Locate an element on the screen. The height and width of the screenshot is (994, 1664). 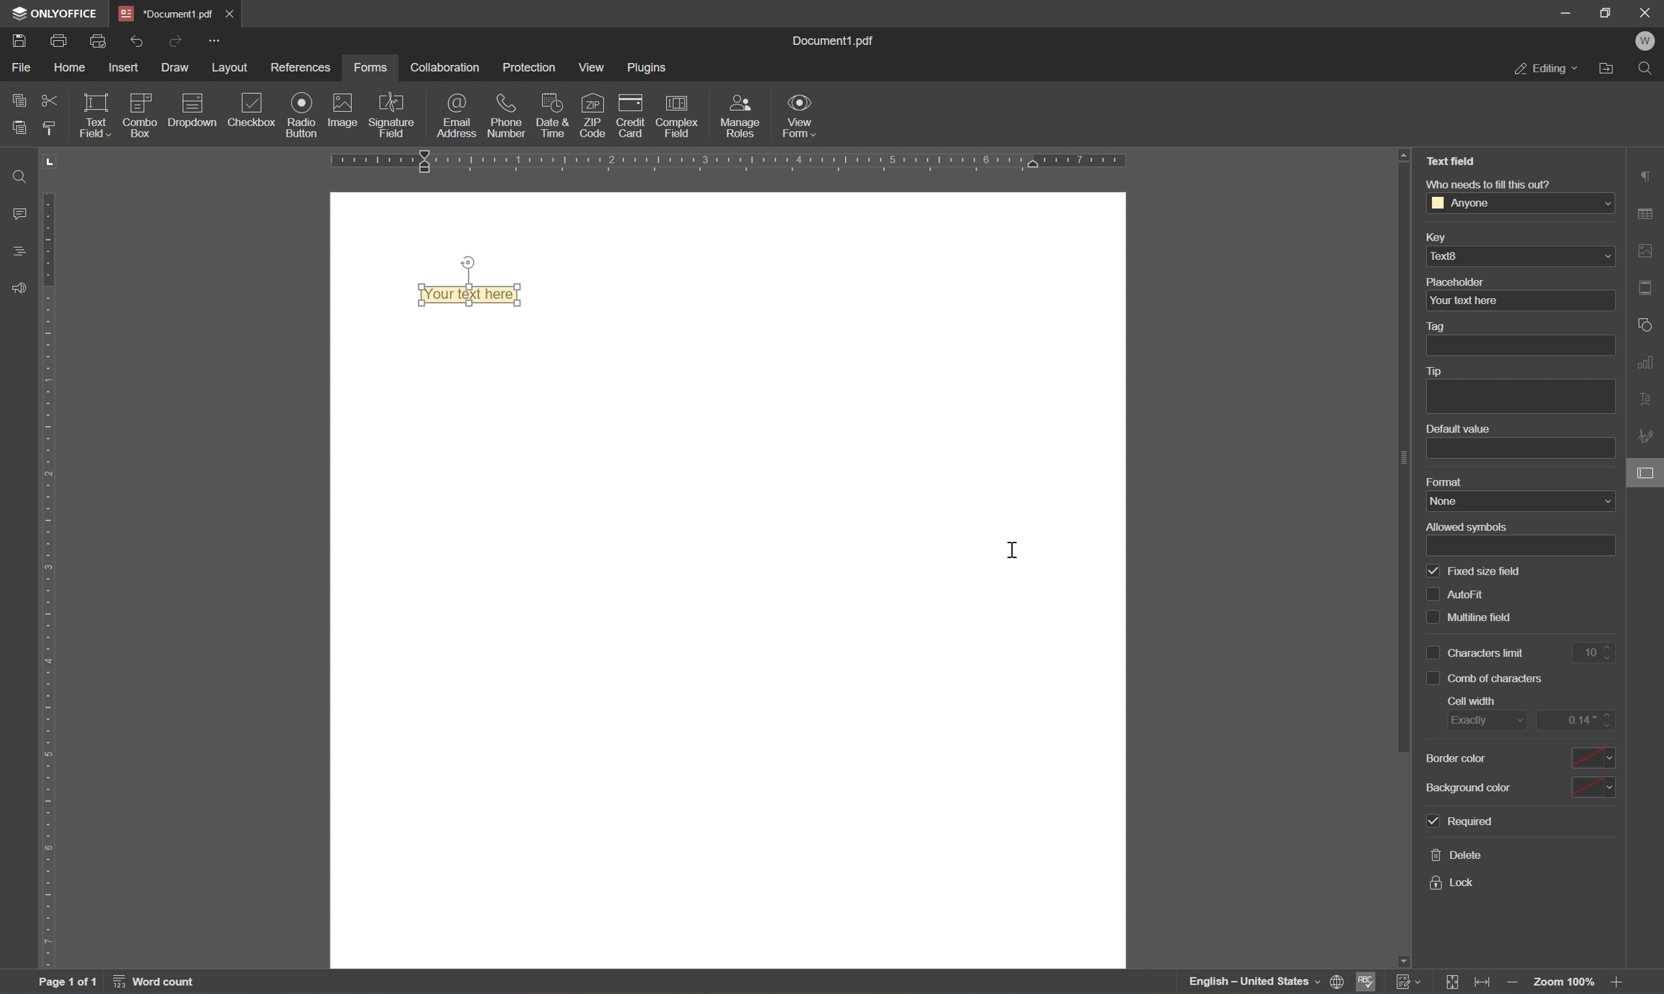
auto fill is located at coordinates (1485, 595).